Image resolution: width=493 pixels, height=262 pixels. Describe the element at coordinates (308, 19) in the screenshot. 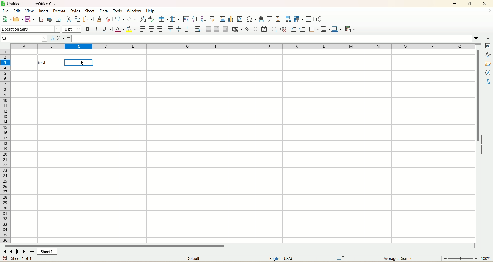

I see `split window` at that location.